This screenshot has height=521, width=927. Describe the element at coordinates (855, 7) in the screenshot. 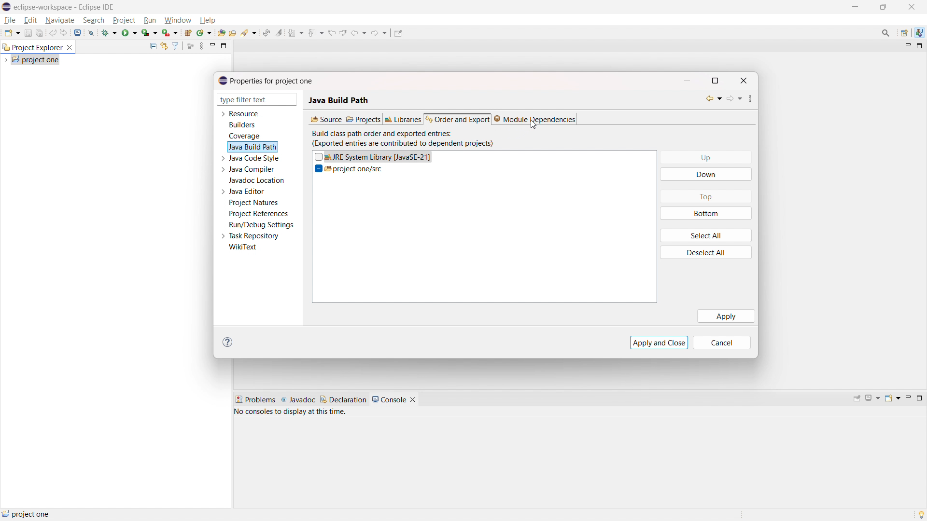

I see `maximize` at that location.